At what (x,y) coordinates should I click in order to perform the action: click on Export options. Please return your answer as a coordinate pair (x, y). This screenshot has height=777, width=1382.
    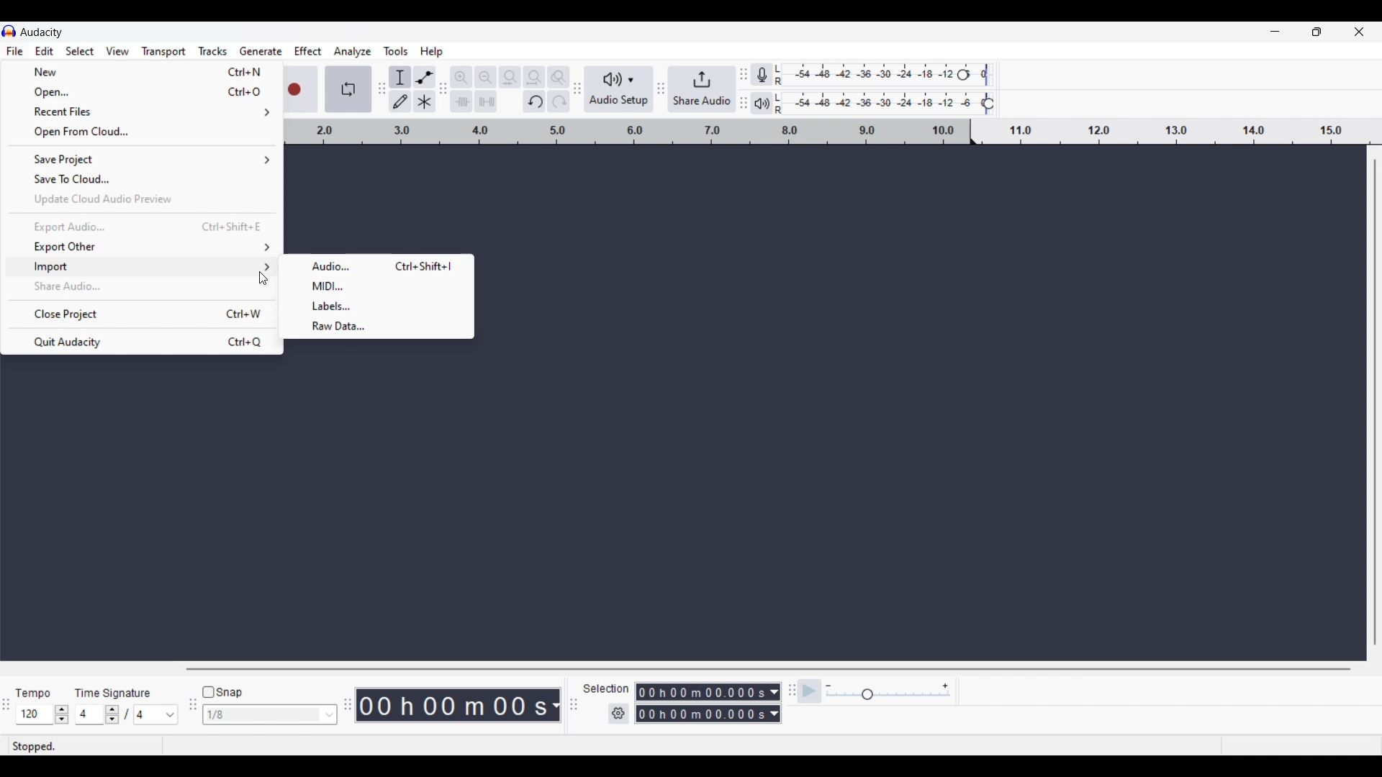
    Looking at the image, I should click on (142, 247).